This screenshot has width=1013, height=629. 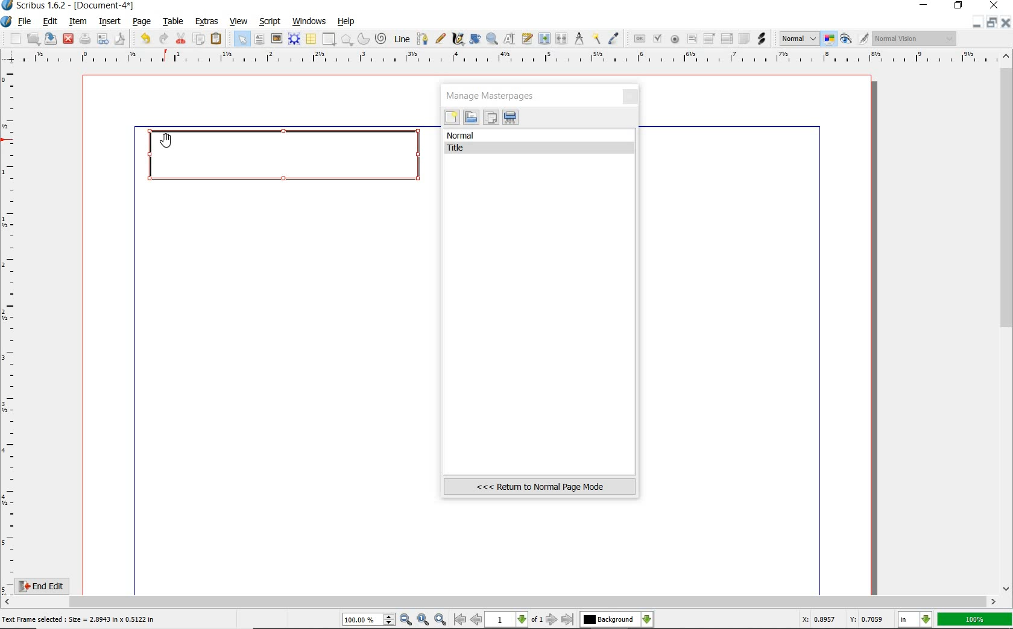 I want to click on line, so click(x=401, y=39).